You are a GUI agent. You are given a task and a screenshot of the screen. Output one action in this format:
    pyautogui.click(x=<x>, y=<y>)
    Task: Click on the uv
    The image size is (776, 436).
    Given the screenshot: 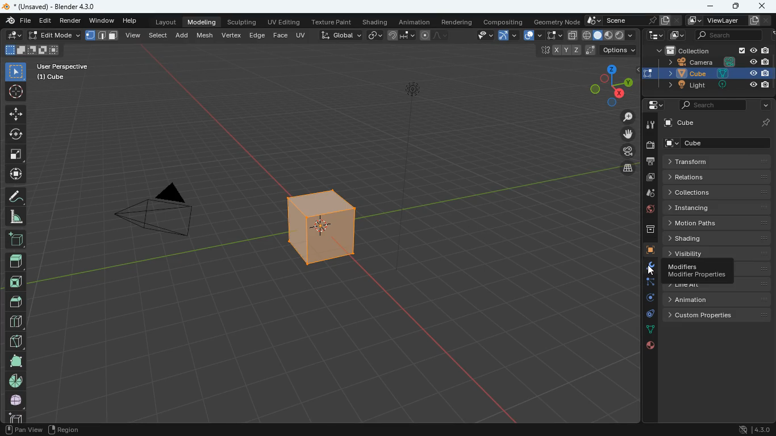 What is the action you would take?
    pyautogui.click(x=302, y=35)
    